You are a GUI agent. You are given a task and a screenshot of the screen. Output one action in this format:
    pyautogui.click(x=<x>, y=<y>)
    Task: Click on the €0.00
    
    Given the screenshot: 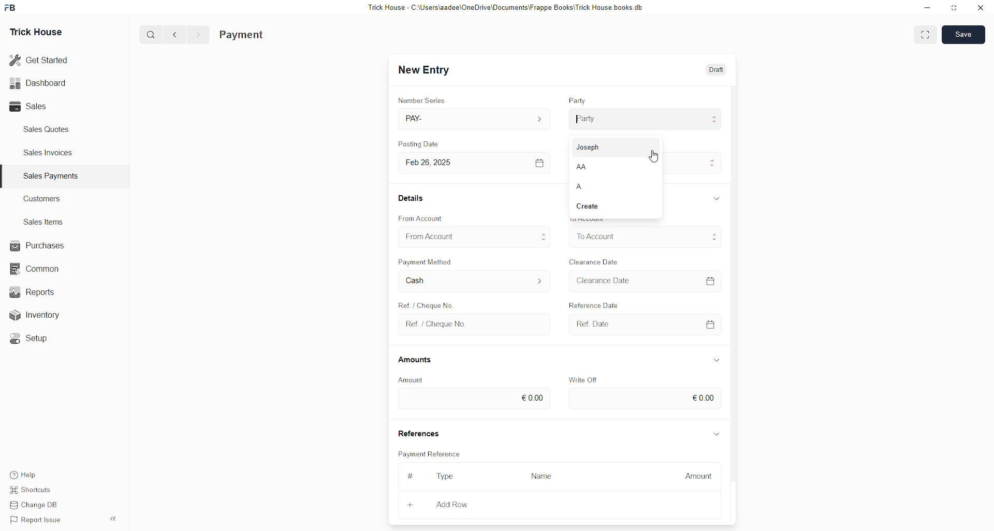 What is the action you would take?
    pyautogui.click(x=646, y=399)
    